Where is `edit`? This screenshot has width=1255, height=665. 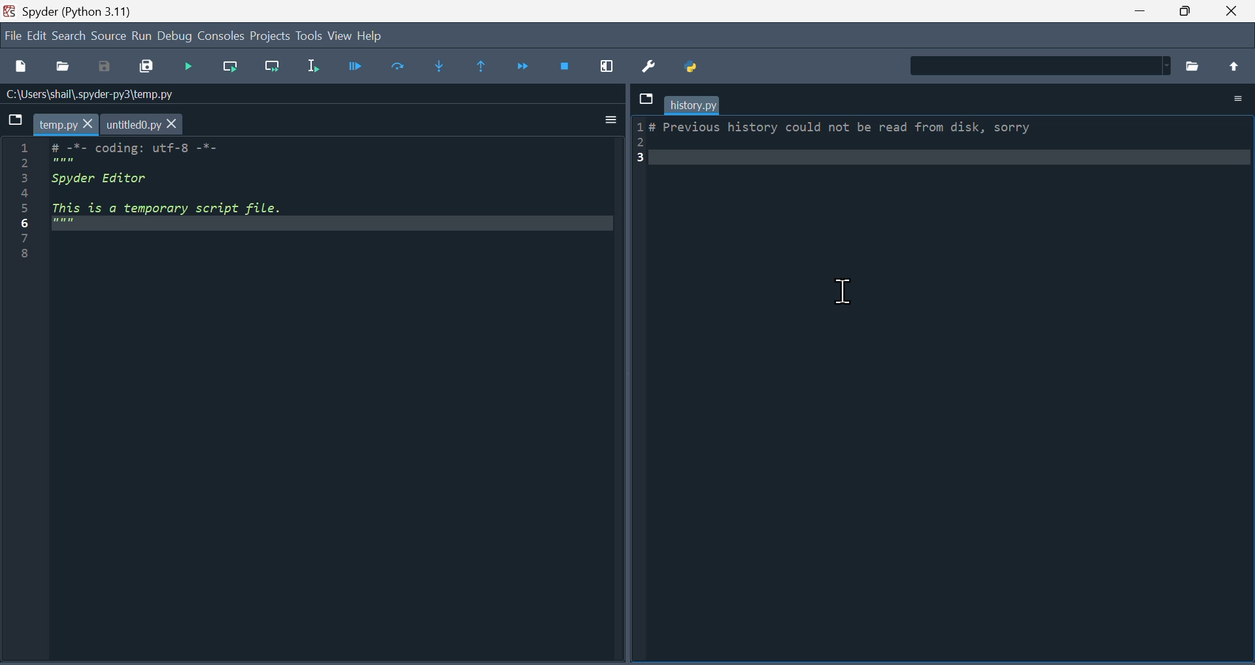 edit is located at coordinates (37, 35).